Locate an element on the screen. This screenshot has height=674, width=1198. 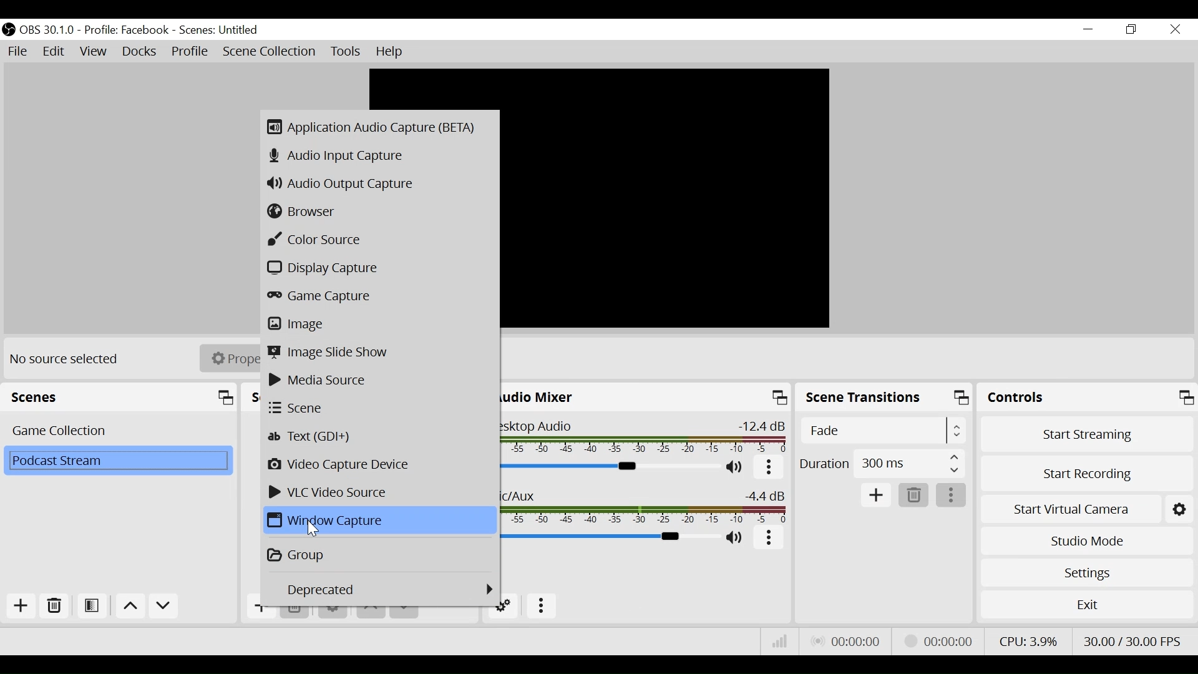
Frame Per Second is located at coordinates (1133, 640).